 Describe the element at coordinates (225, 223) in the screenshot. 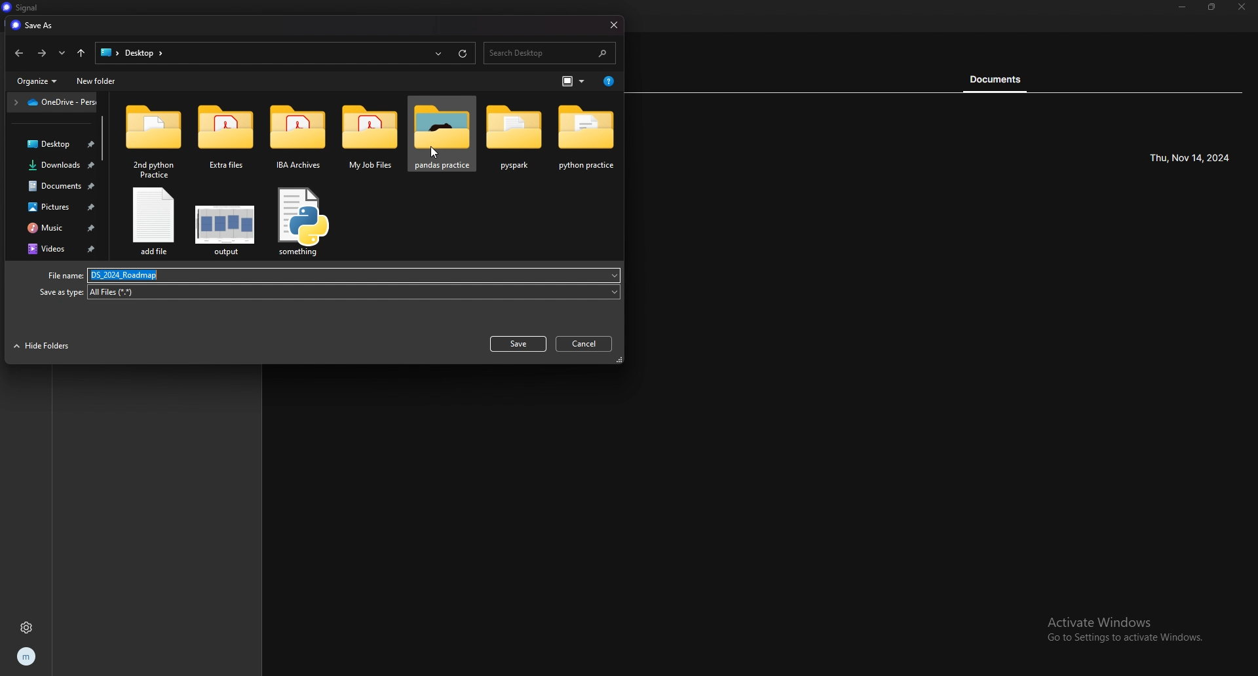

I see `file` at that location.